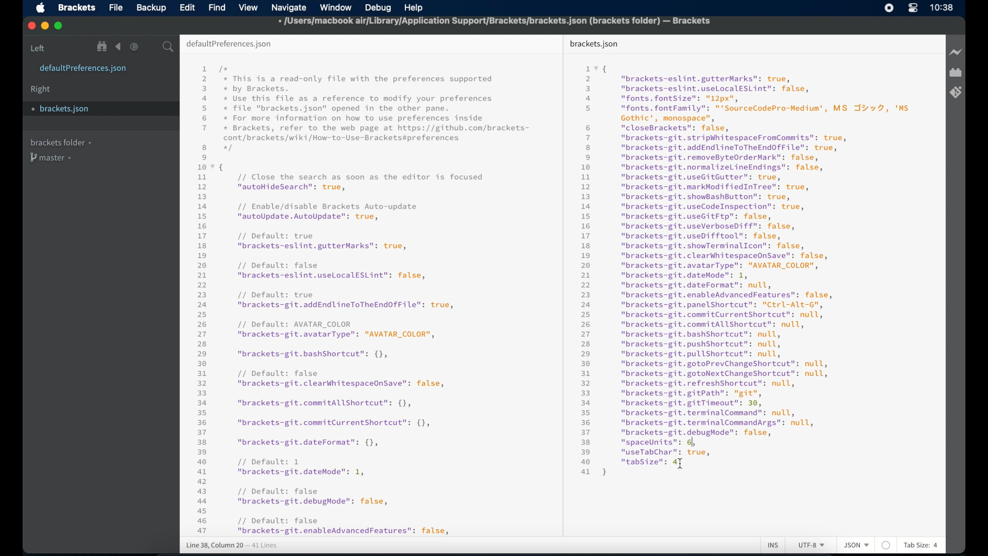 This screenshot has height=556, width=988. I want to click on maximize, so click(59, 26).